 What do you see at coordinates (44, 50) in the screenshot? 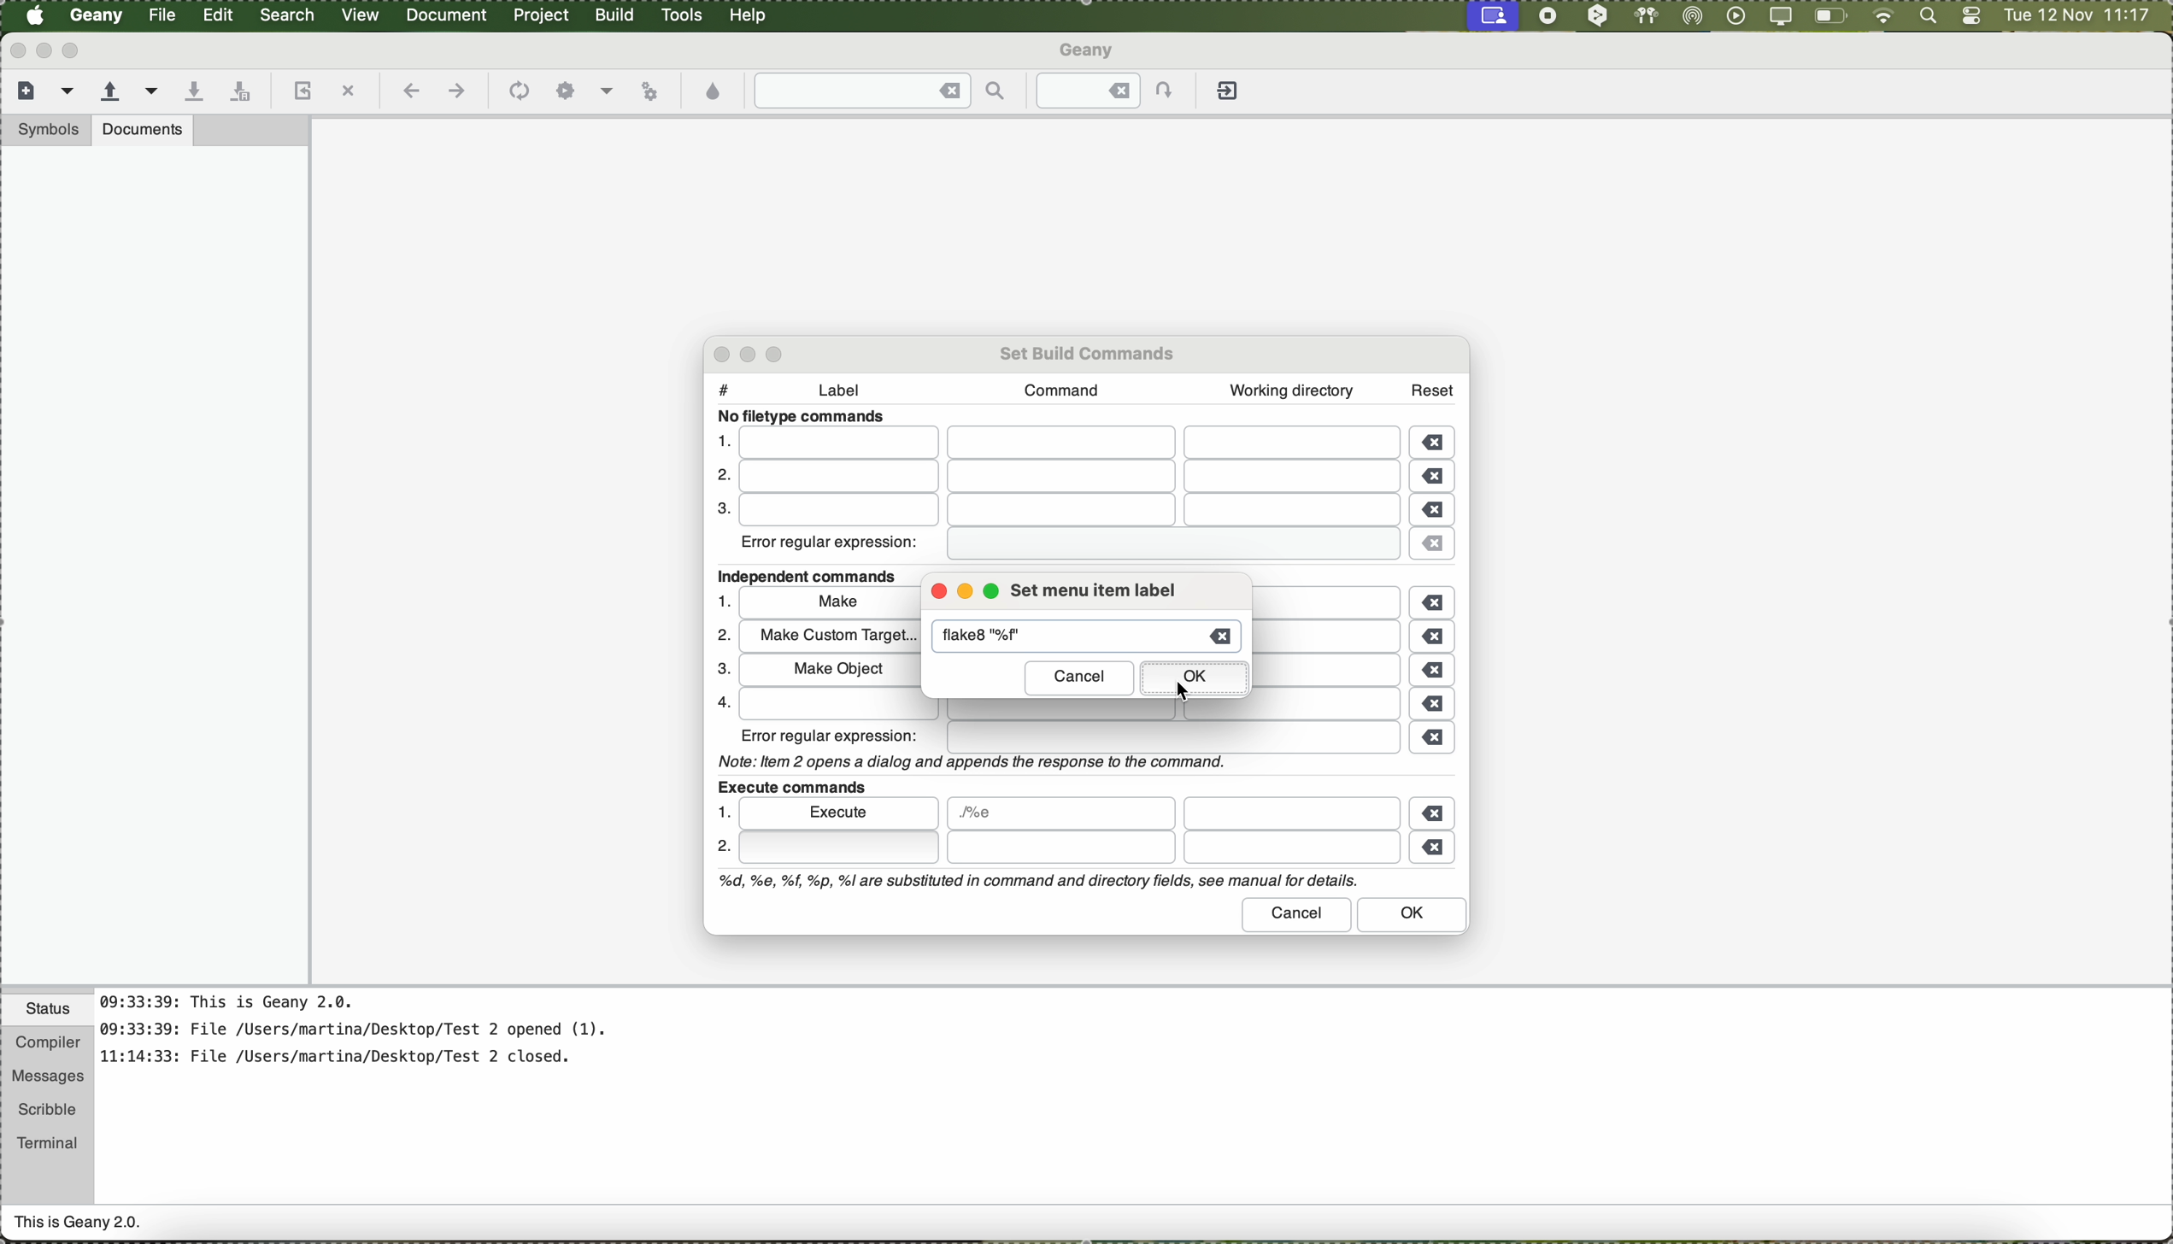
I see `minimize` at bounding box center [44, 50].